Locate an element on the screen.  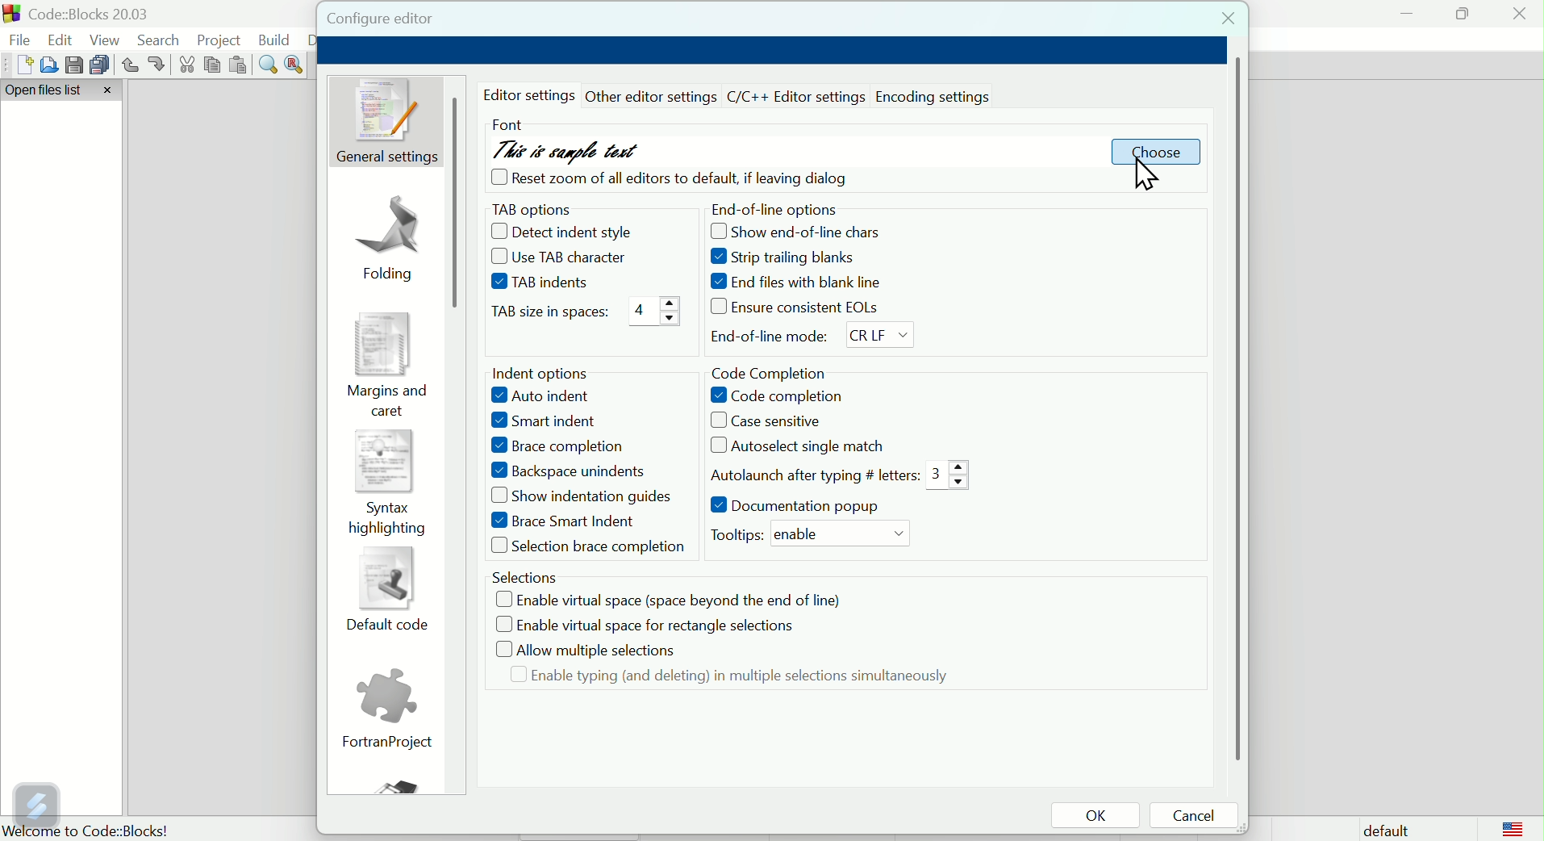
Folding is located at coordinates (387, 230).